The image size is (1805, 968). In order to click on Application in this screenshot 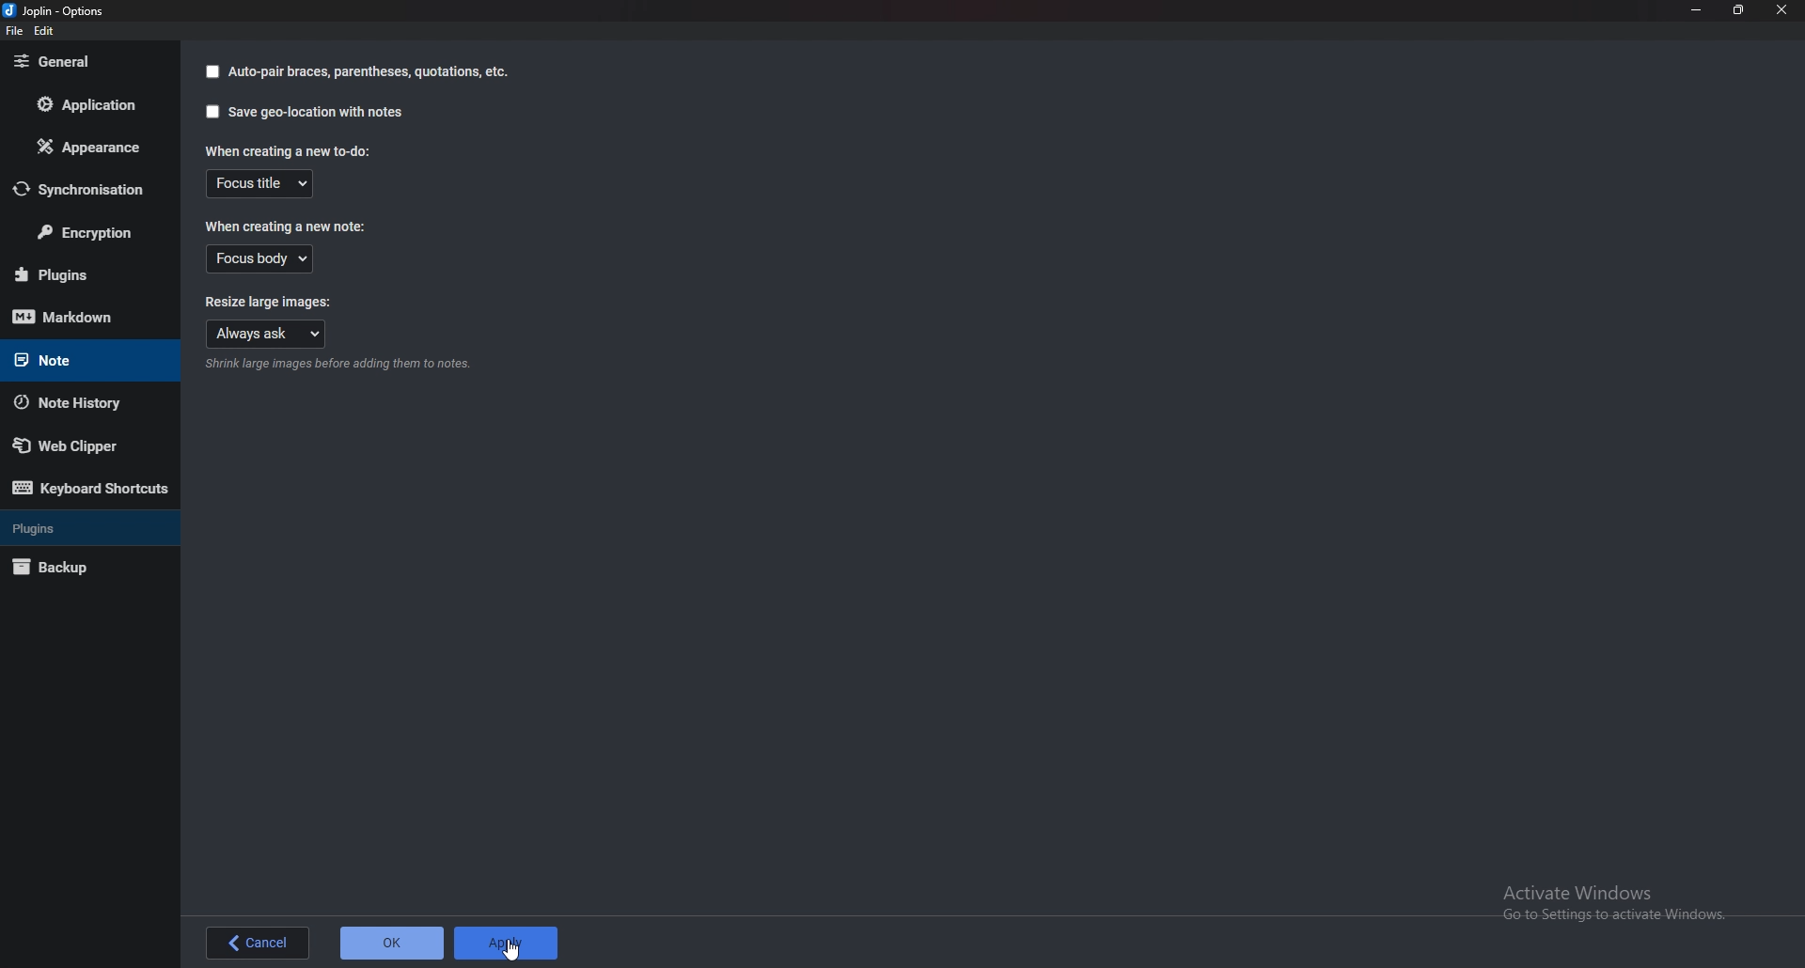, I will do `click(83, 108)`.